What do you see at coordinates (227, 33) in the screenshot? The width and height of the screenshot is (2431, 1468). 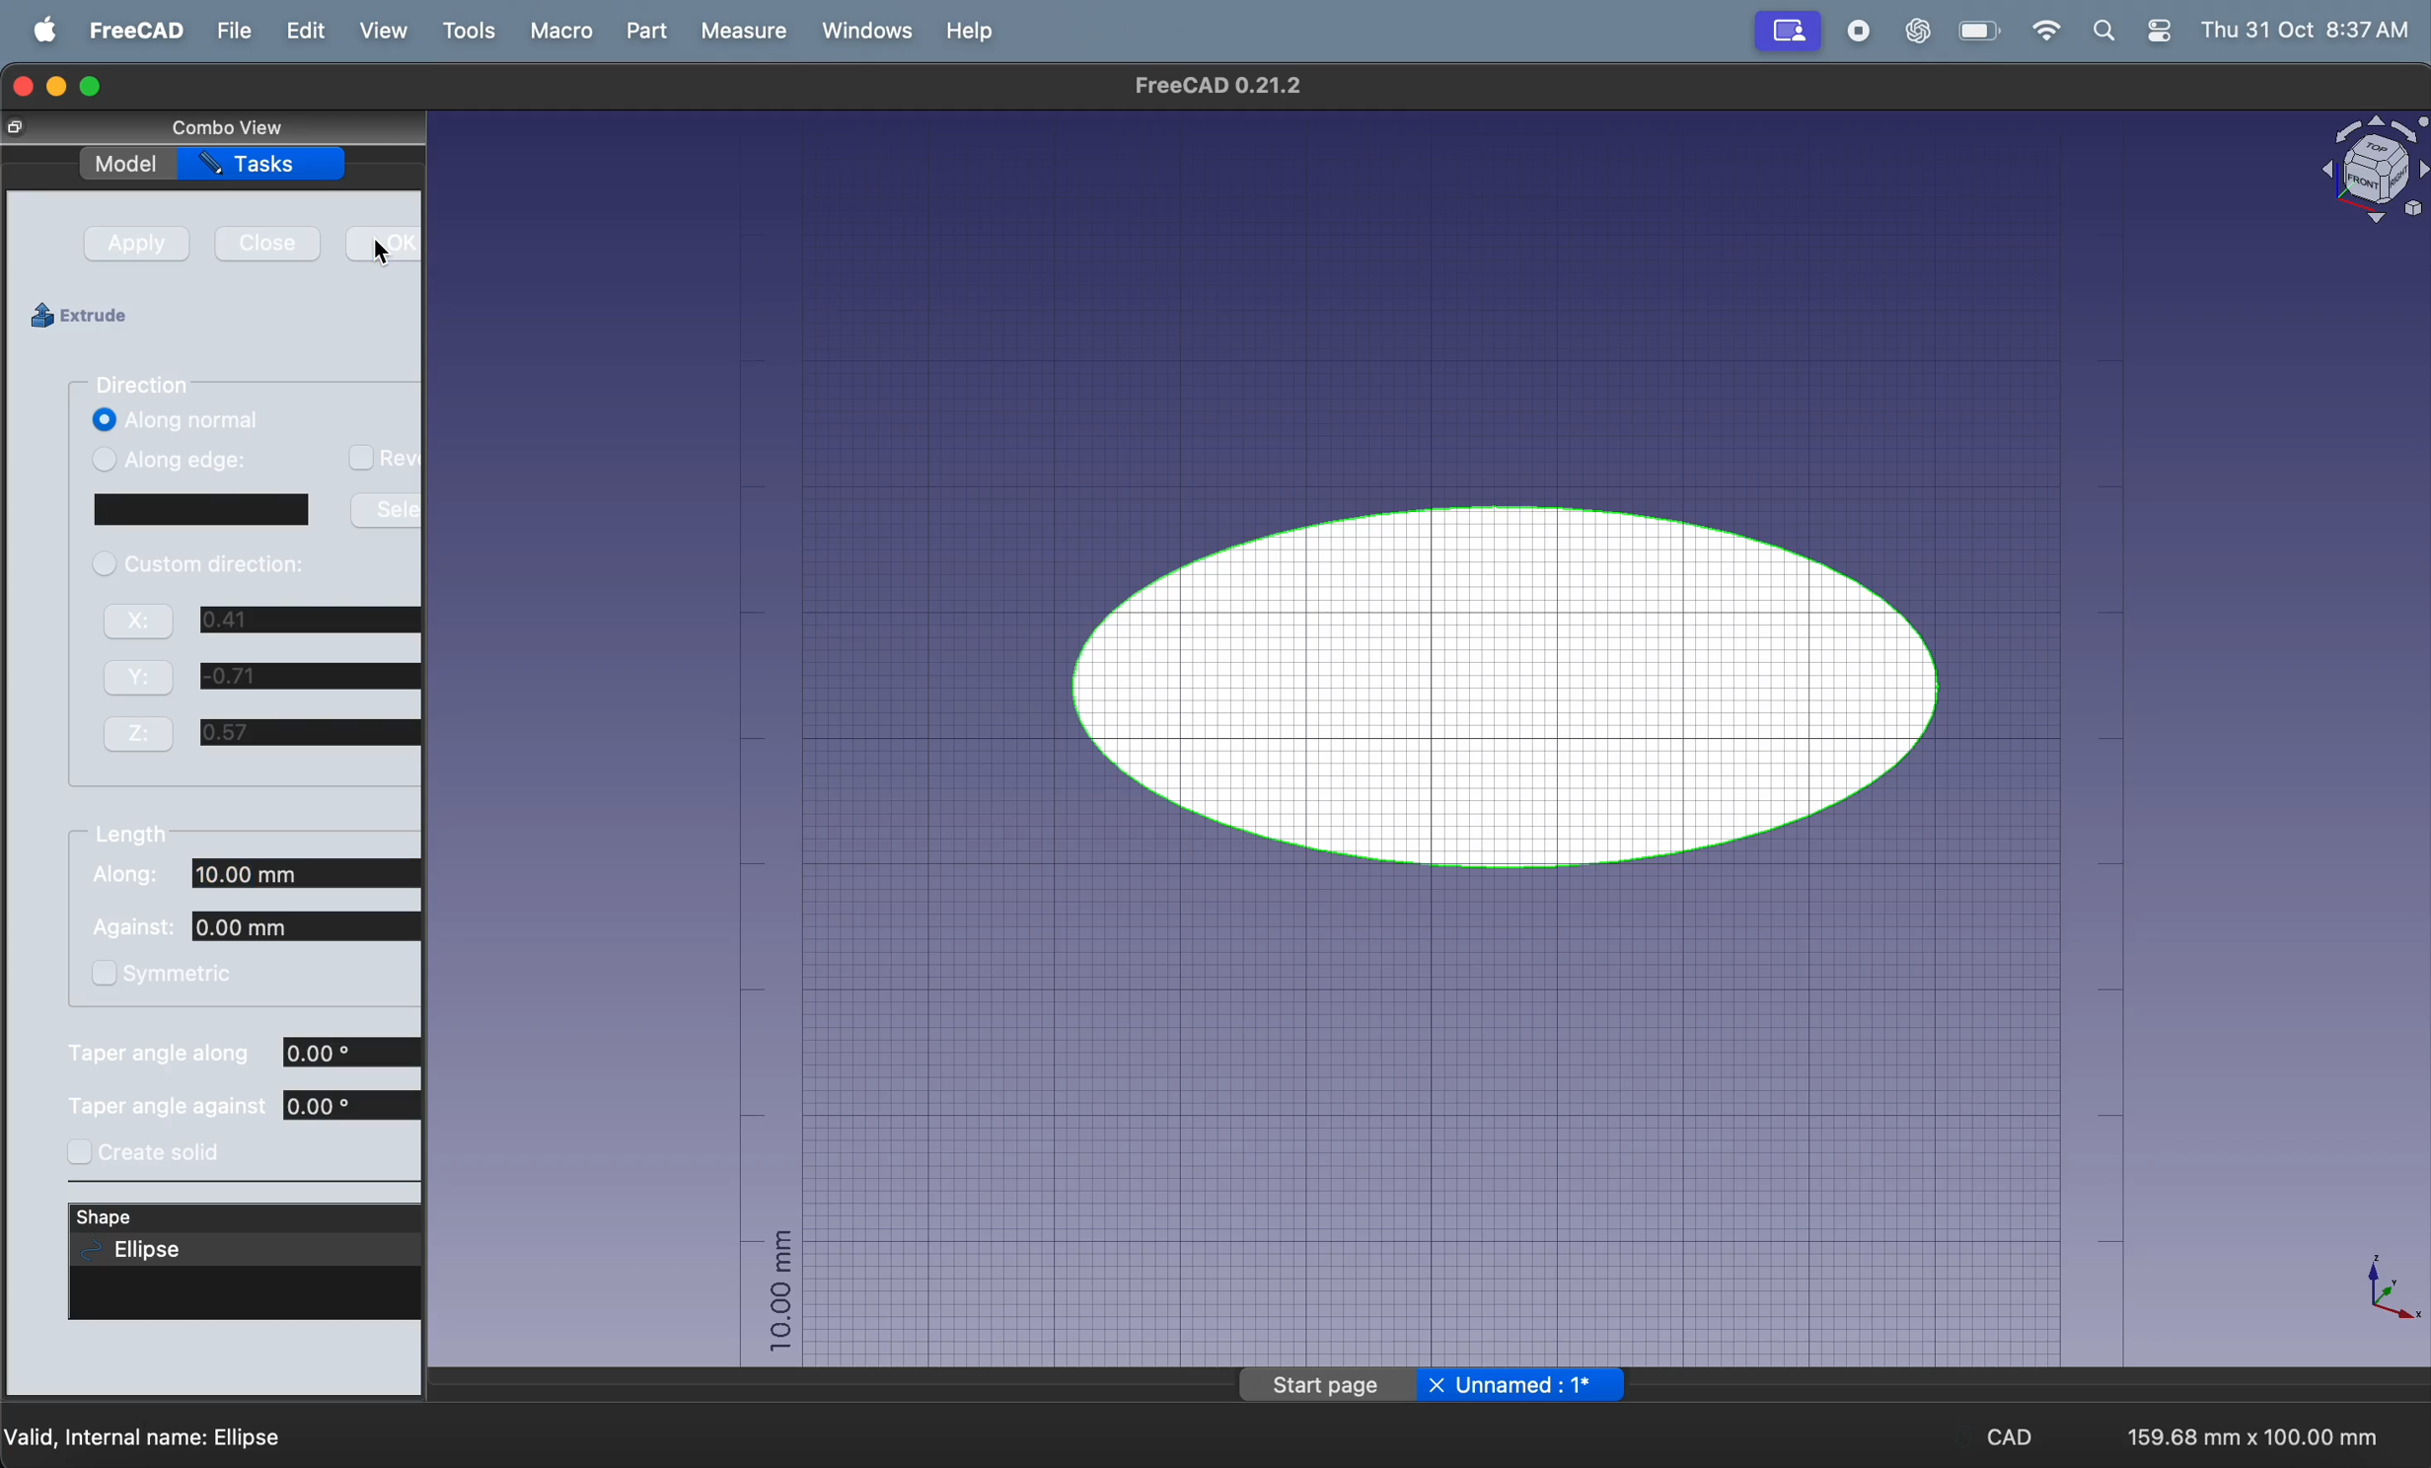 I see `file` at bounding box center [227, 33].